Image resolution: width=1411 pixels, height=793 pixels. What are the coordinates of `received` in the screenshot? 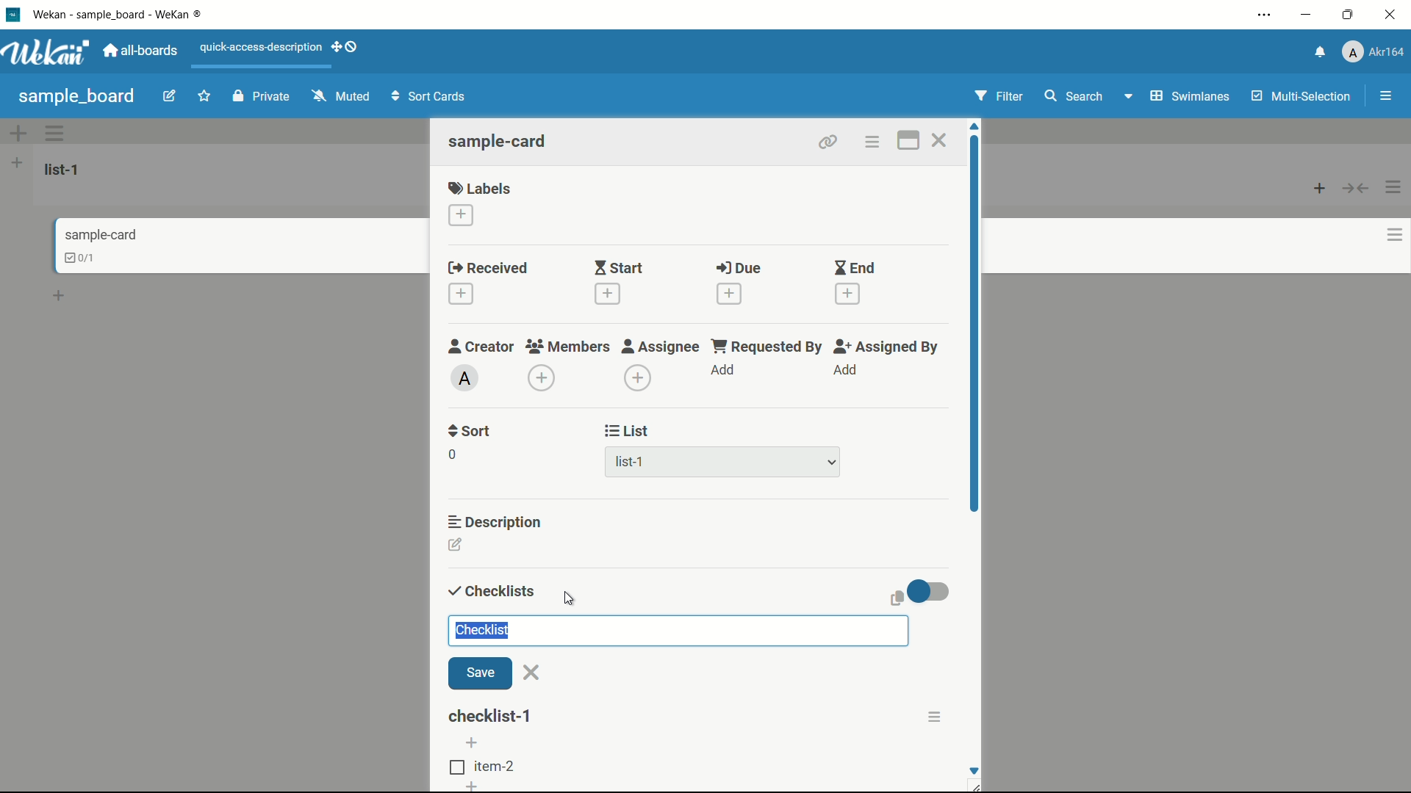 It's located at (488, 269).